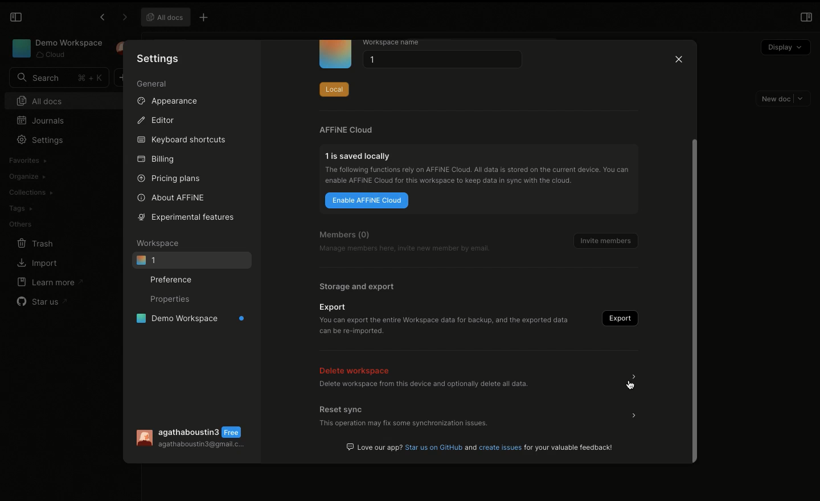 The height and width of the screenshot is (501, 820). Describe the element at coordinates (360, 155) in the screenshot. I see `1 is saved locally` at that location.